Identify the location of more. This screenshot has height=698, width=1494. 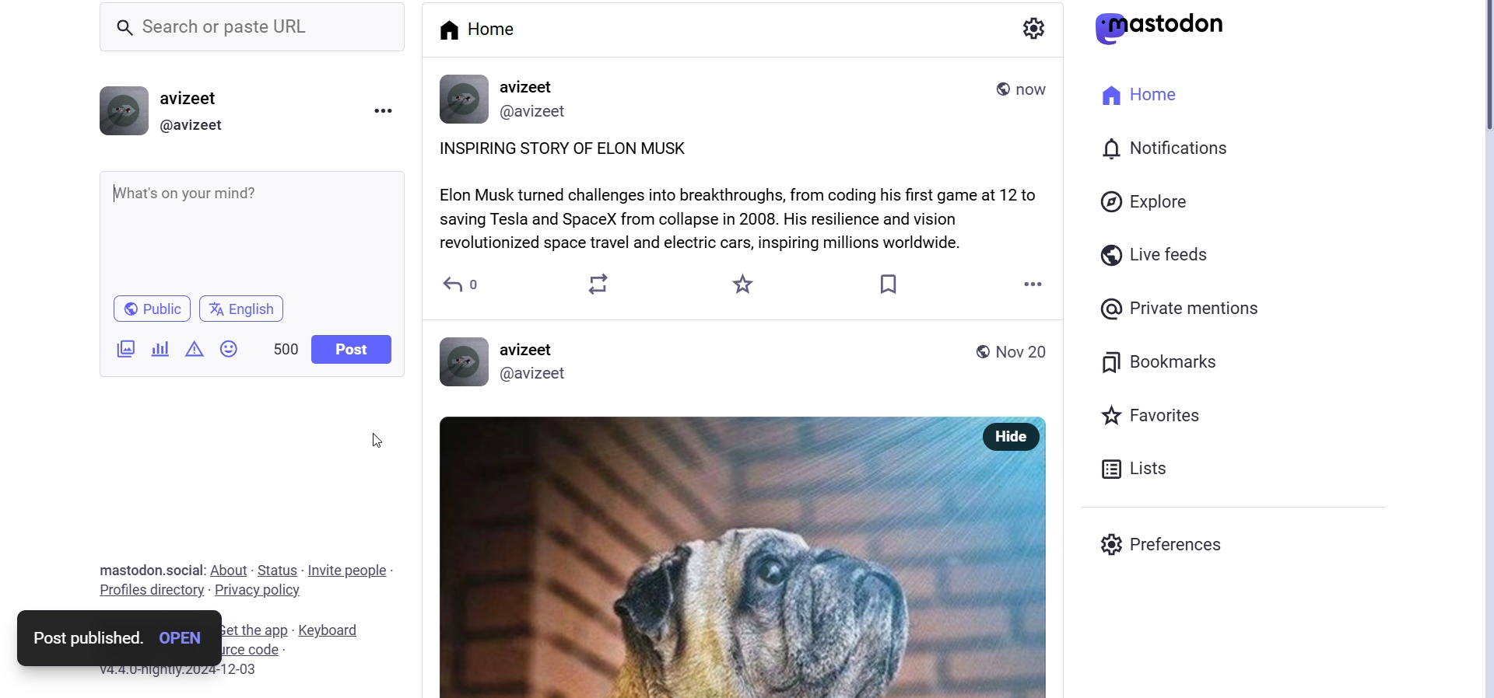
(1033, 281).